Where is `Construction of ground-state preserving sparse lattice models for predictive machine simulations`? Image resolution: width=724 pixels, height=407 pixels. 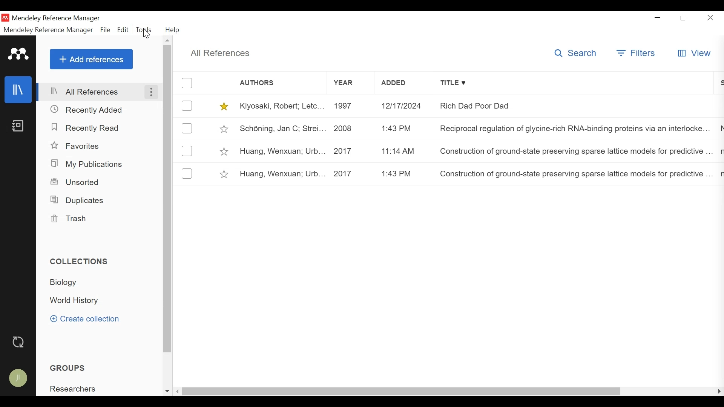 Construction of ground-state preserving sparse lattice models for predictive machine simulations is located at coordinates (575, 153).